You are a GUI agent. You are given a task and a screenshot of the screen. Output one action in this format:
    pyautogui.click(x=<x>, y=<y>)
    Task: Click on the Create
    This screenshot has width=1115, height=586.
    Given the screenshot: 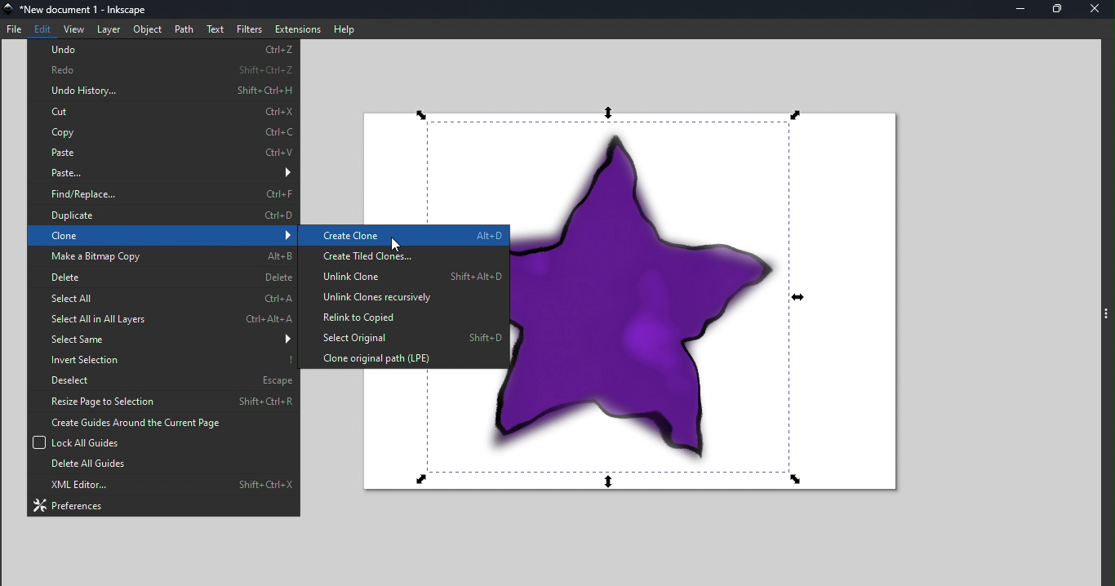 What is the action you would take?
    pyautogui.click(x=404, y=236)
    